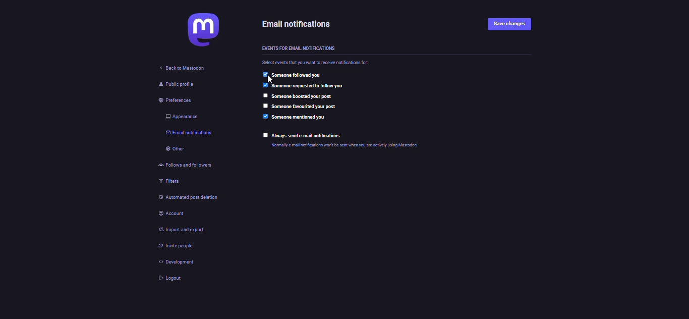 The image size is (689, 319). What do you see at coordinates (317, 63) in the screenshot?
I see `select events` at bounding box center [317, 63].